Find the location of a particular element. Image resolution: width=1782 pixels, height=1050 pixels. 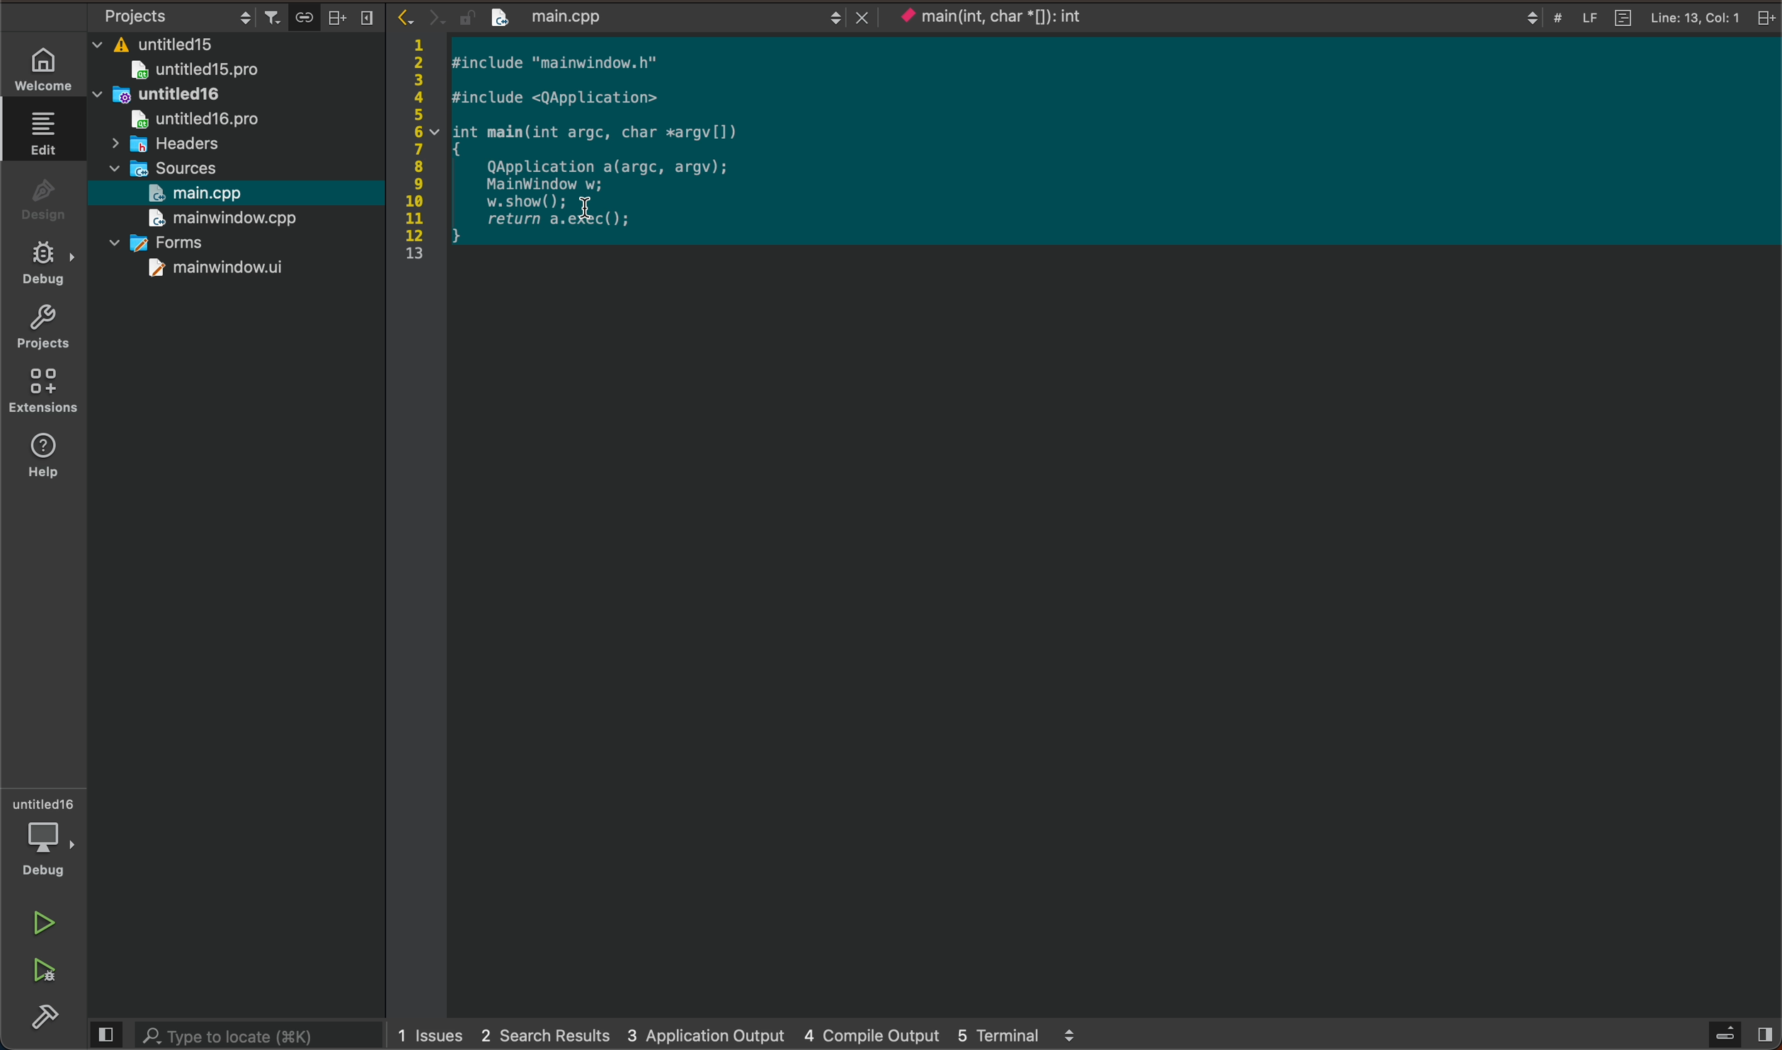

selected code is located at coordinates (1114, 142).